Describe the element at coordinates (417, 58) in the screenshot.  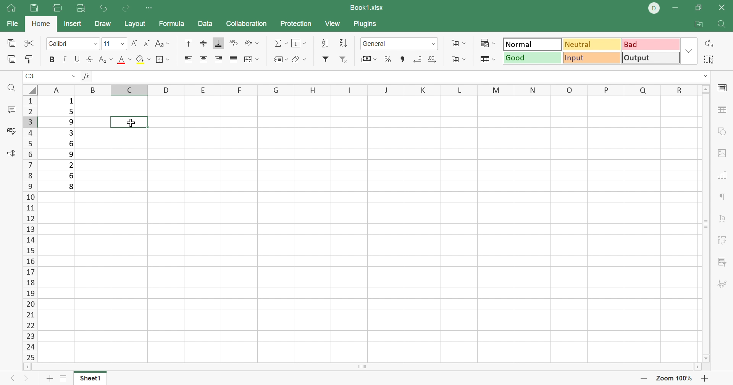
I see `Decrease decimal` at that location.